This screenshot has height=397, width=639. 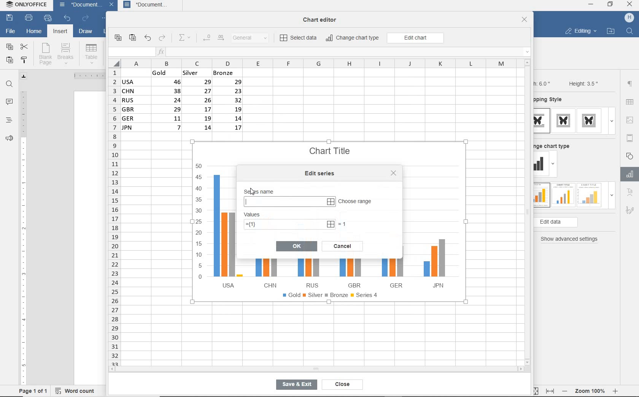 What do you see at coordinates (199, 222) in the screenshot?
I see `y axis values` at bounding box center [199, 222].